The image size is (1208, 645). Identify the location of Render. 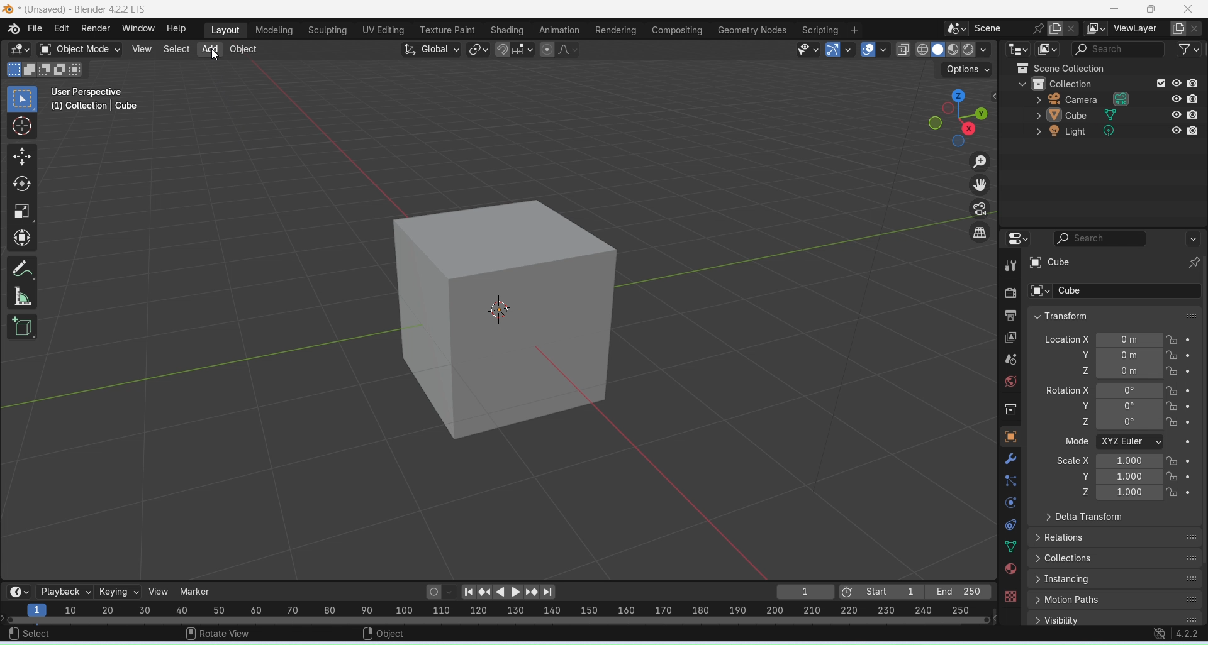
(1009, 293).